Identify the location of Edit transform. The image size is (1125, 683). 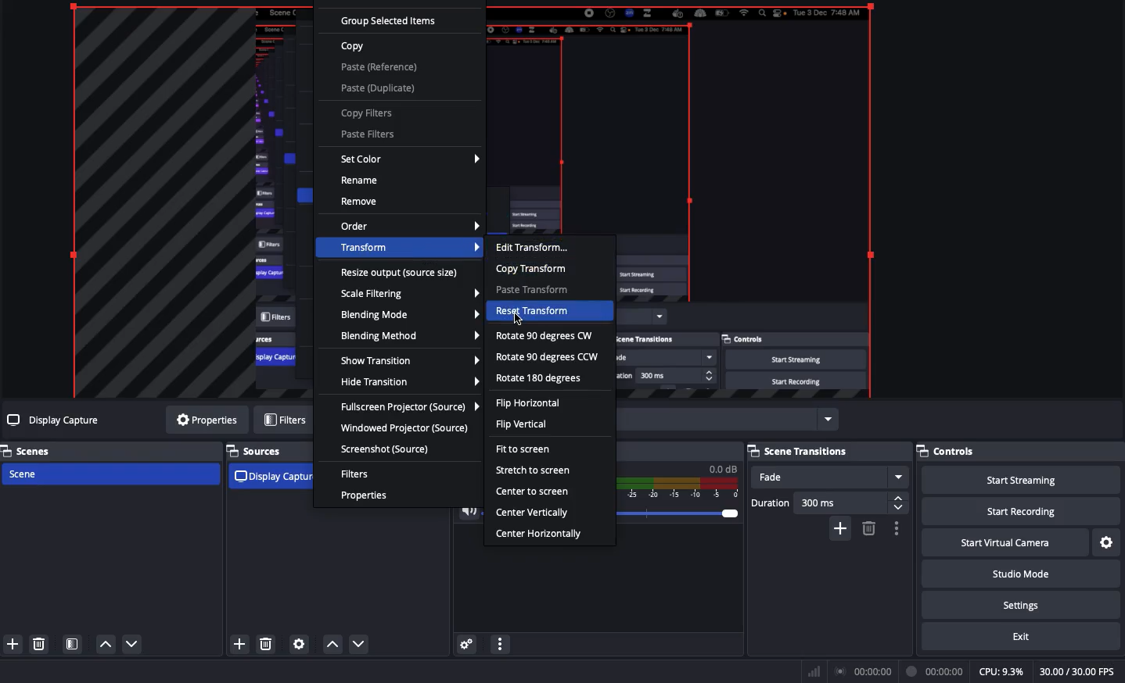
(536, 248).